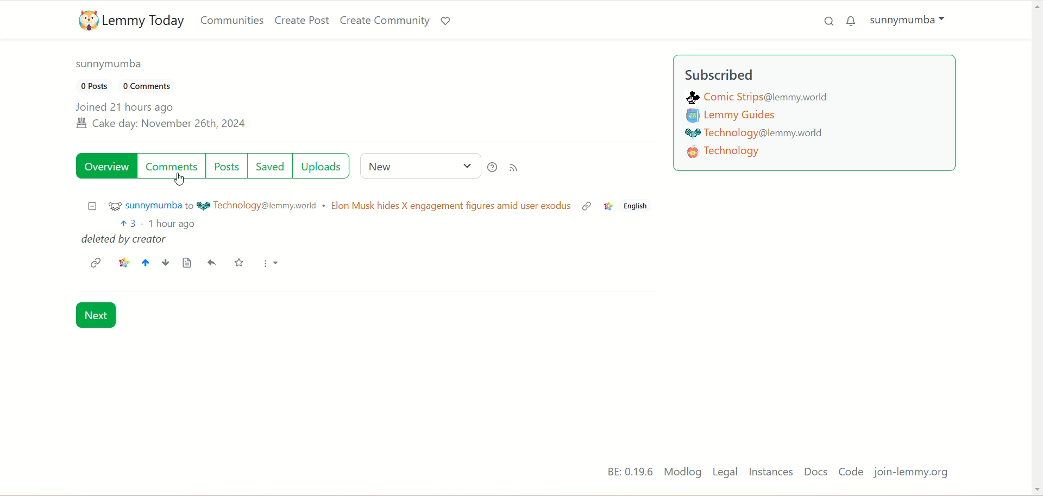 The image size is (1043, 496). What do you see at coordinates (300, 21) in the screenshot?
I see `create post` at bounding box center [300, 21].